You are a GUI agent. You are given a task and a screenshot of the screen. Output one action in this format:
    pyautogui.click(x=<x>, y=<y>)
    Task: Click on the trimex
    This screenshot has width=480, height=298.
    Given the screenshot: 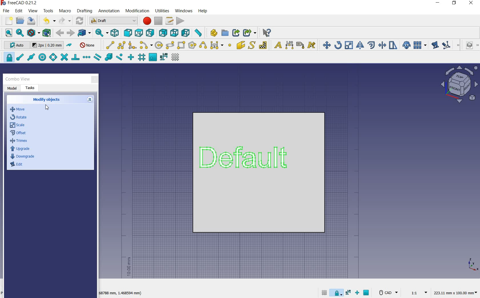 What is the action you would take?
    pyautogui.click(x=382, y=46)
    